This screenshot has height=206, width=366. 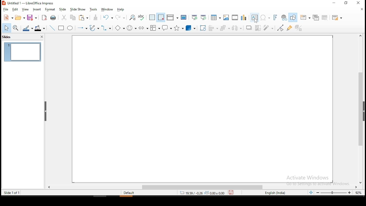 What do you see at coordinates (204, 17) in the screenshot?
I see `start from current slide` at bounding box center [204, 17].